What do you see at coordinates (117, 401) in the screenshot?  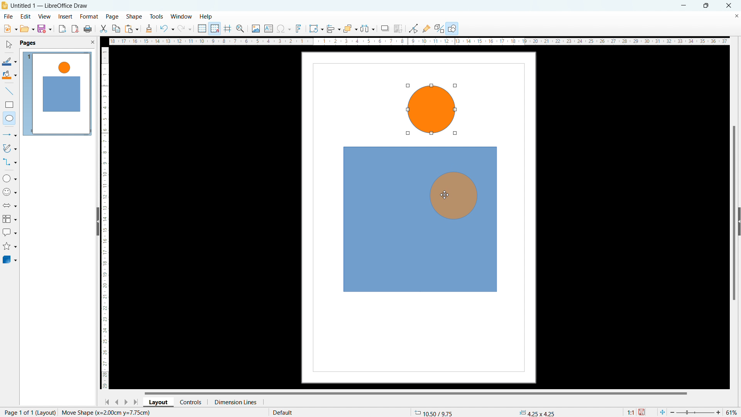 I see `go to previous page` at bounding box center [117, 401].